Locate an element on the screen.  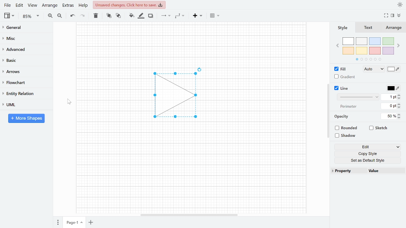
help is located at coordinates (84, 5).